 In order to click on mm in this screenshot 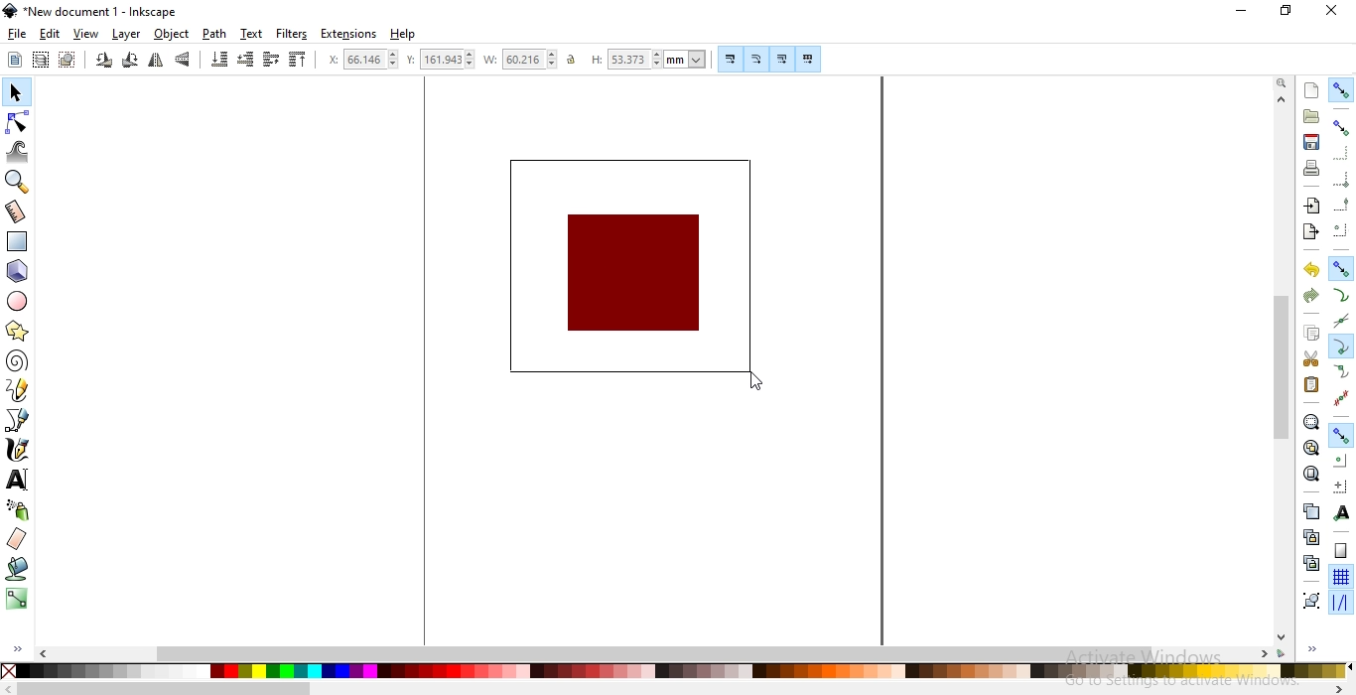, I will do `click(687, 59)`.